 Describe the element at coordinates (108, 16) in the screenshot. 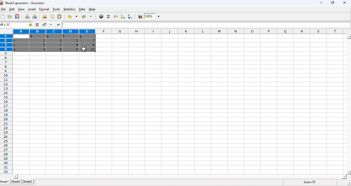

I see `function` at that location.